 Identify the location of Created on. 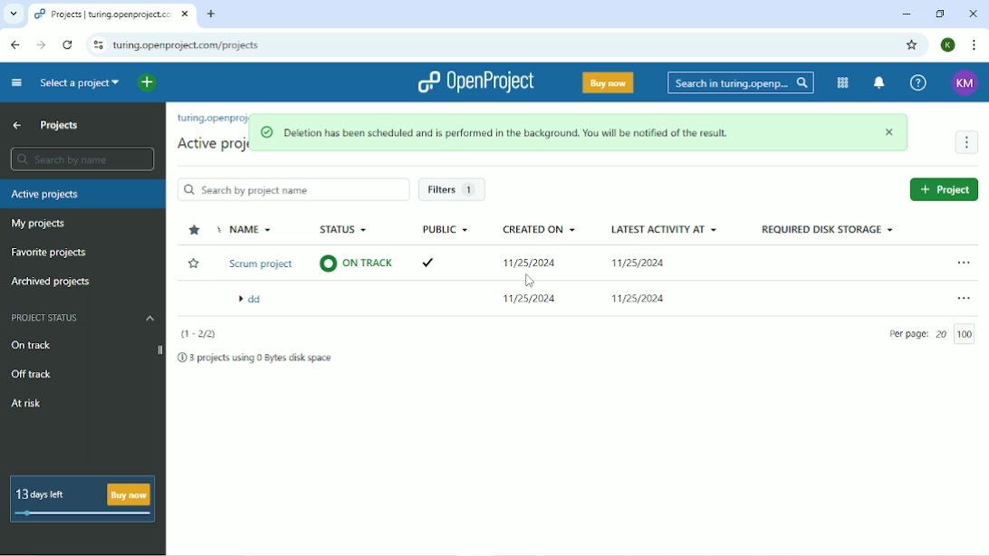
(541, 230).